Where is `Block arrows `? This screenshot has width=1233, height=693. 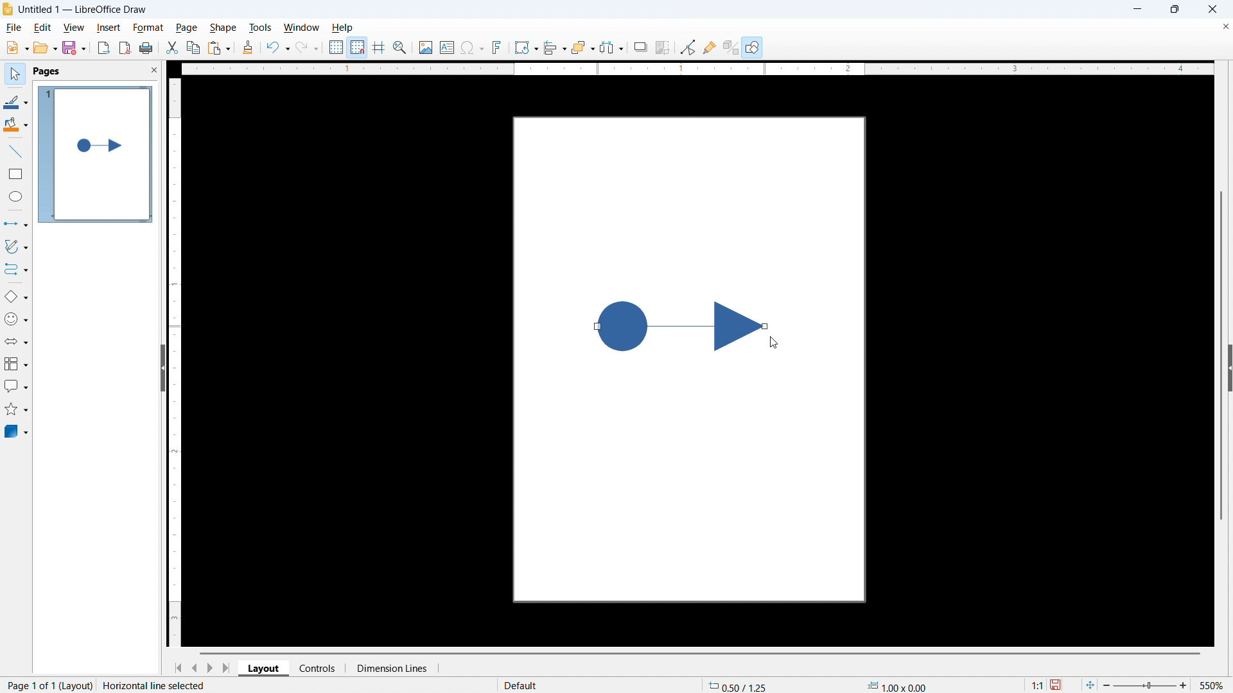
Block arrows  is located at coordinates (17, 342).